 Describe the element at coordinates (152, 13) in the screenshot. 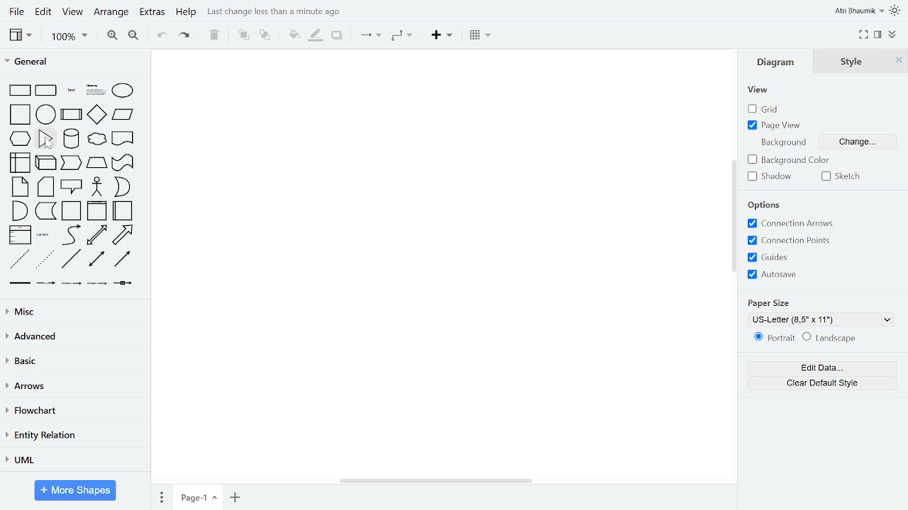

I see `extras` at that location.